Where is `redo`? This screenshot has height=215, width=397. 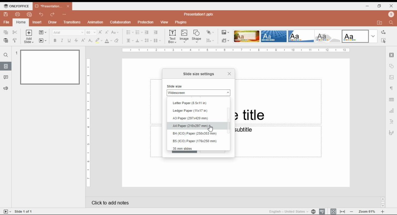
redo is located at coordinates (53, 15).